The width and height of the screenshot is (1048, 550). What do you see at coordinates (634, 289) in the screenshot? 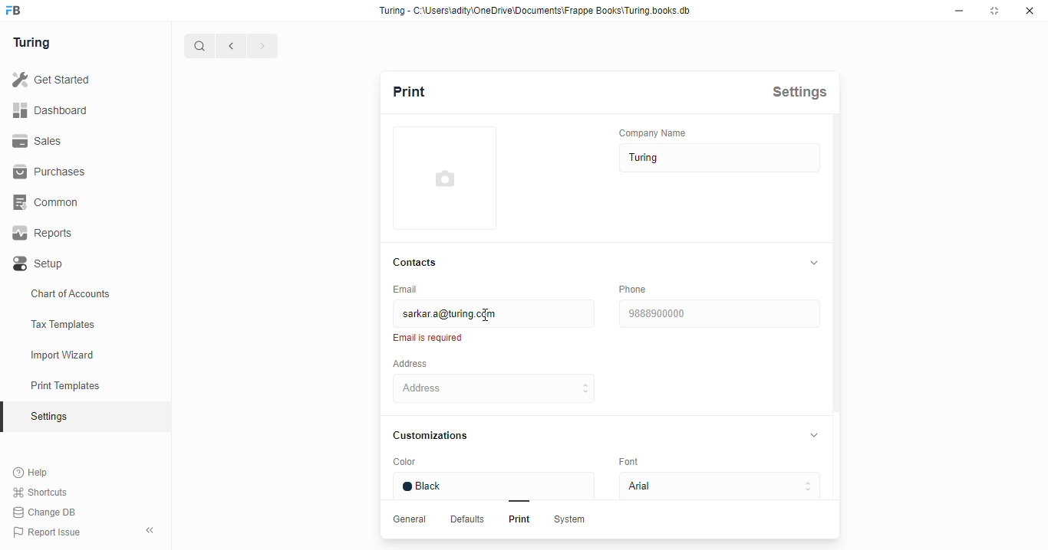
I see `‘Phone` at bounding box center [634, 289].